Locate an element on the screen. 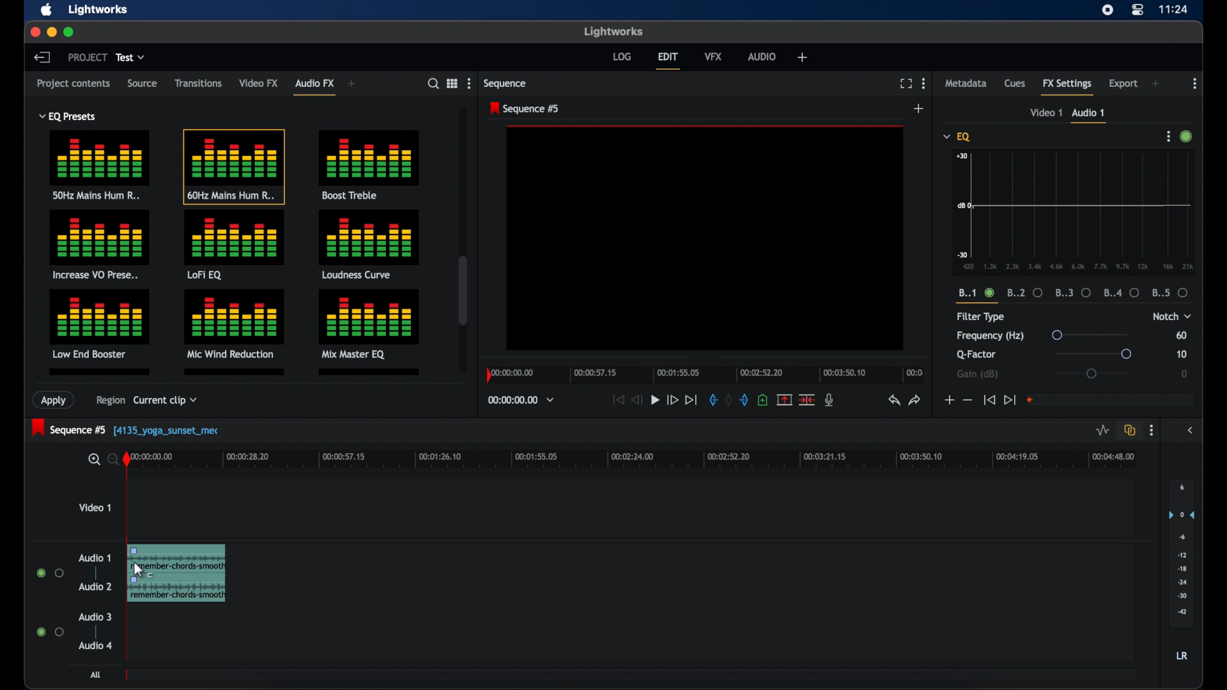 This screenshot has height=690, width=1227. transitions is located at coordinates (198, 84).